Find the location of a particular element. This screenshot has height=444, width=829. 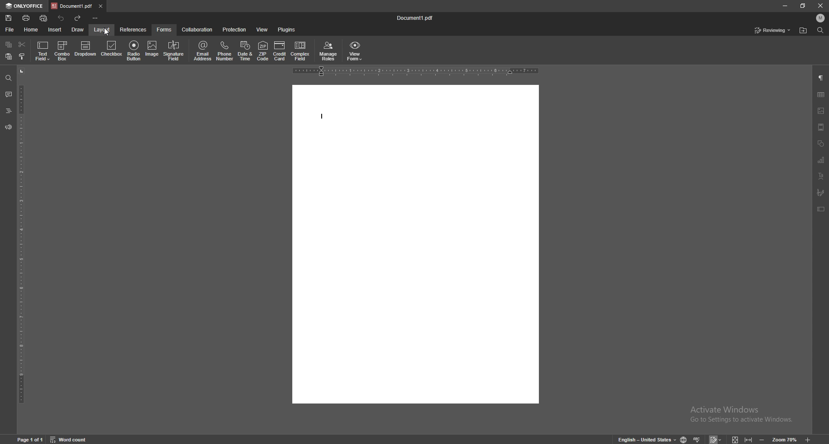

fit to width is located at coordinates (749, 440).